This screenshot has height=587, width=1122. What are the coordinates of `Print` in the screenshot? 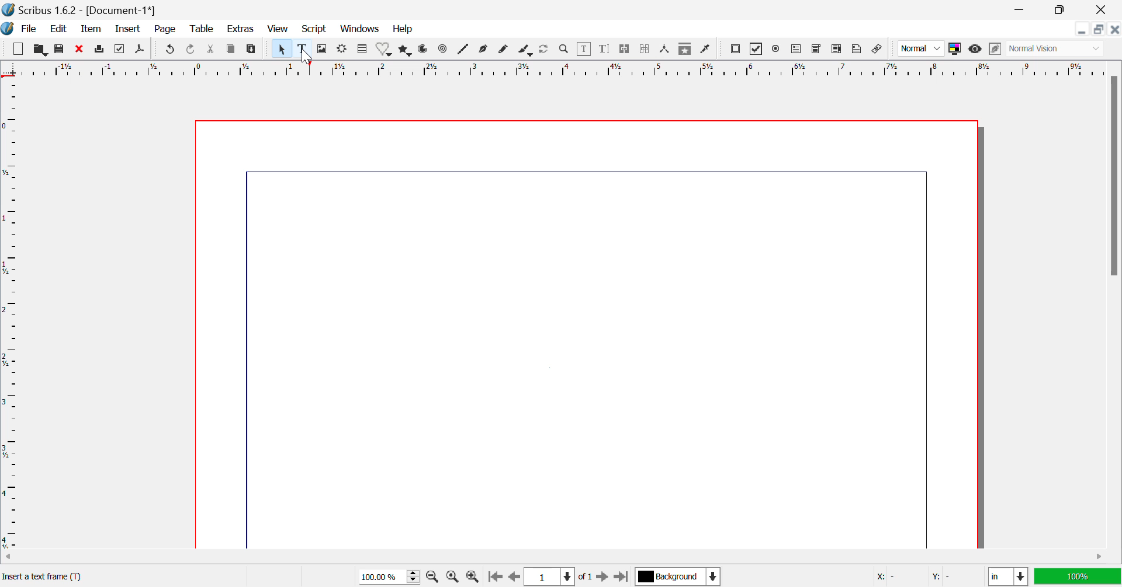 It's located at (99, 50).